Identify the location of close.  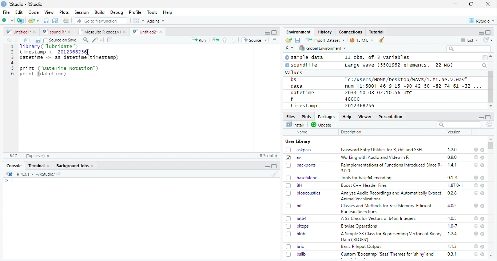
(482, 254).